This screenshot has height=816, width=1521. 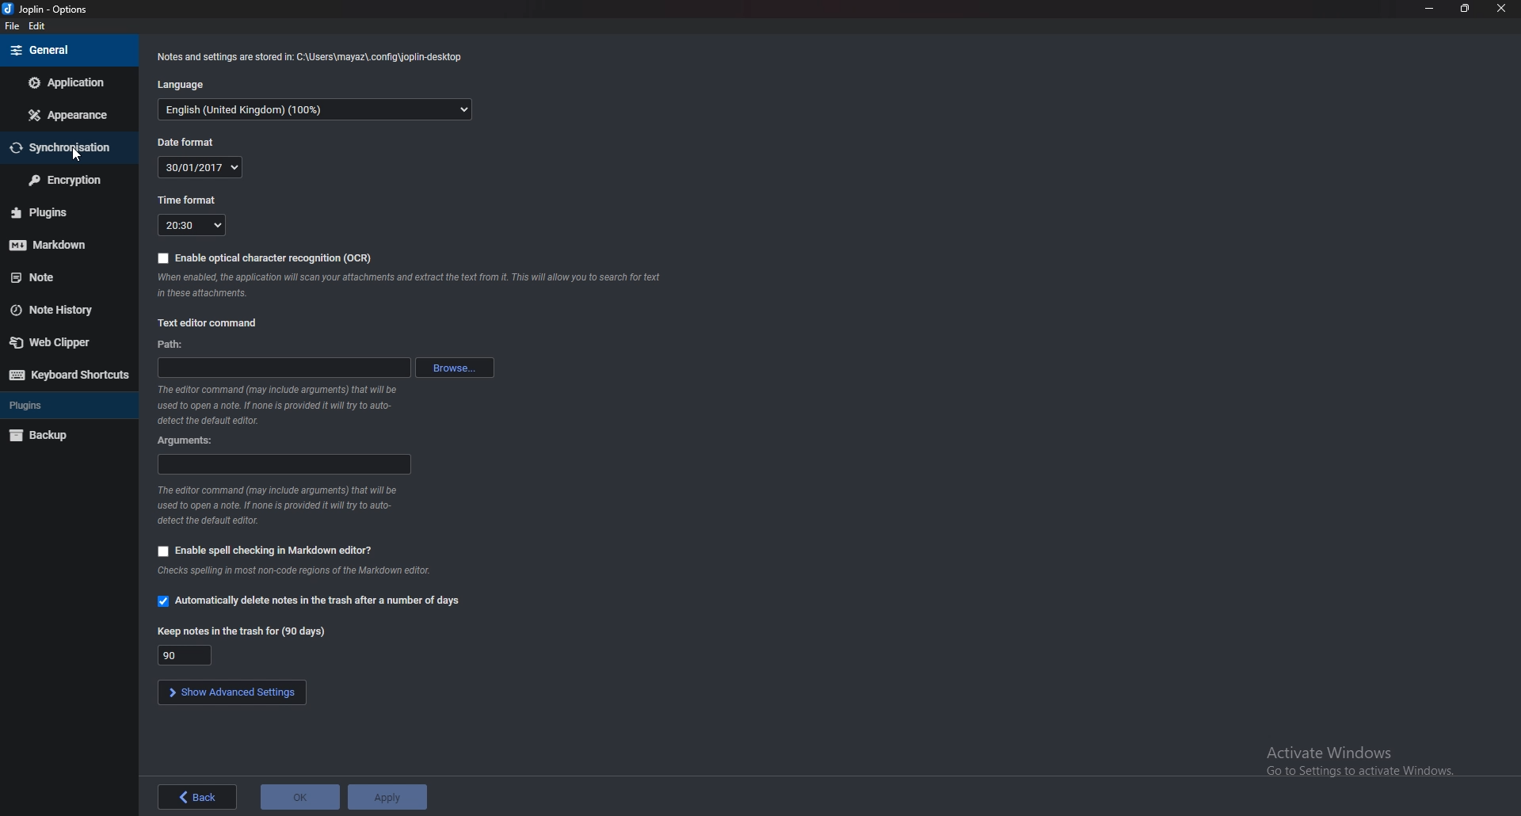 What do you see at coordinates (1463, 9) in the screenshot?
I see `resize` at bounding box center [1463, 9].